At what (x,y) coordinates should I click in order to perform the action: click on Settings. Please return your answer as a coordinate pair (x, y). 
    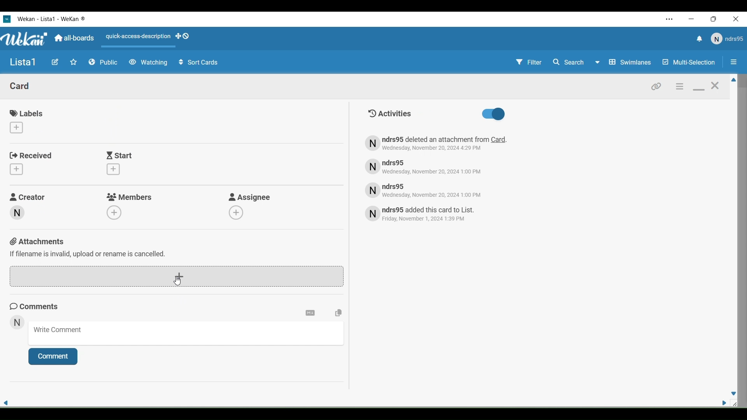
    Looking at the image, I should click on (310, 313).